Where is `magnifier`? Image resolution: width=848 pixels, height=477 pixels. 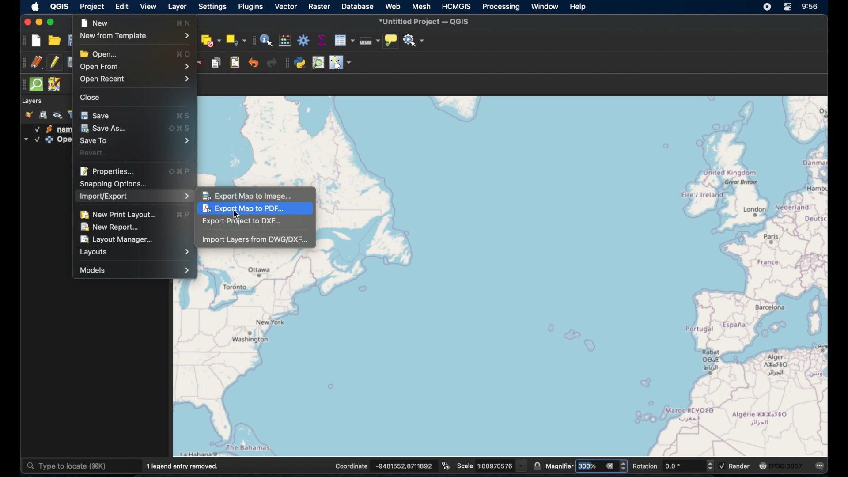
magnifier is located at coordinates (587, 466).